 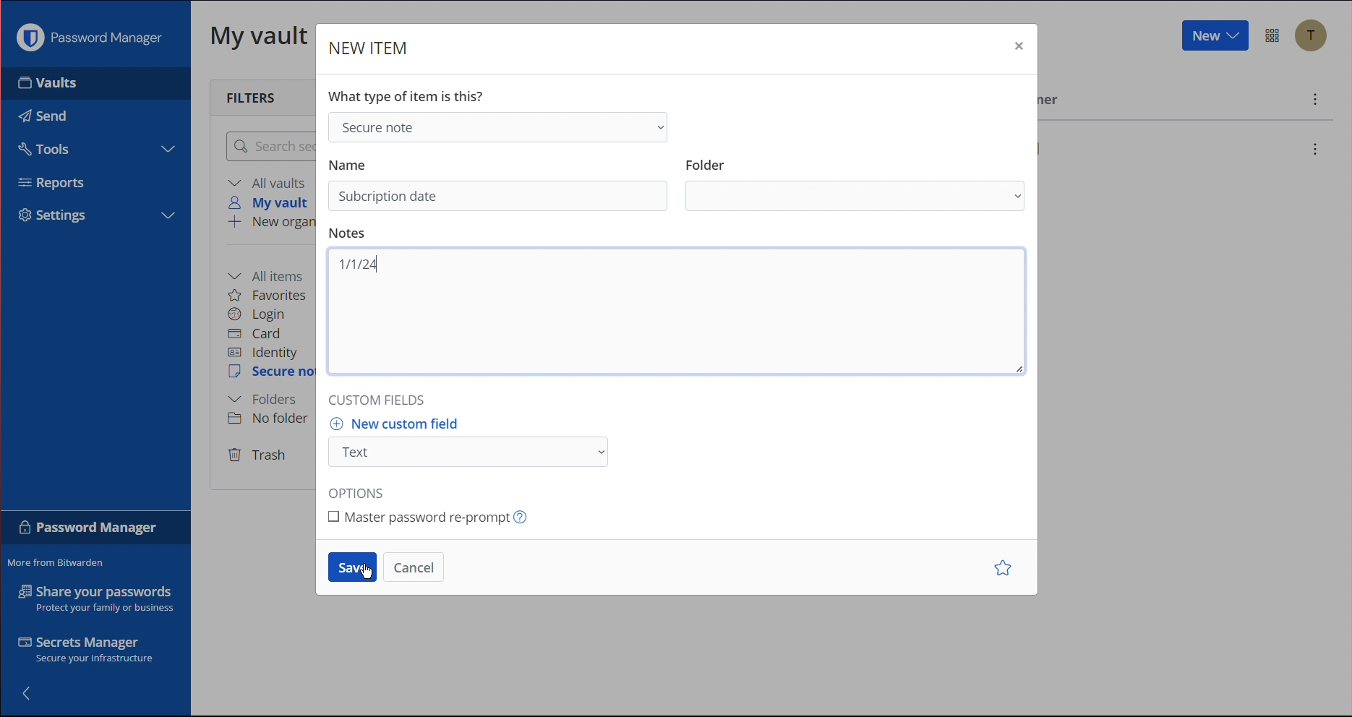 What do you see at coordinates (411, 94) in the screenshot?
I see `What type of item is this?` at bounding box center [411, 94].